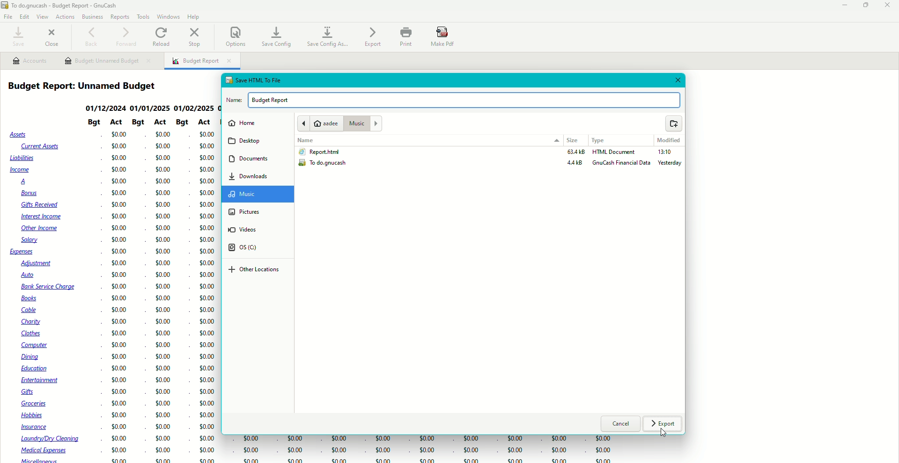 This screenshot has width=899, height=463. Describe the element at coordinates (91, 37) in the screenshot. I see `Back` at that location.